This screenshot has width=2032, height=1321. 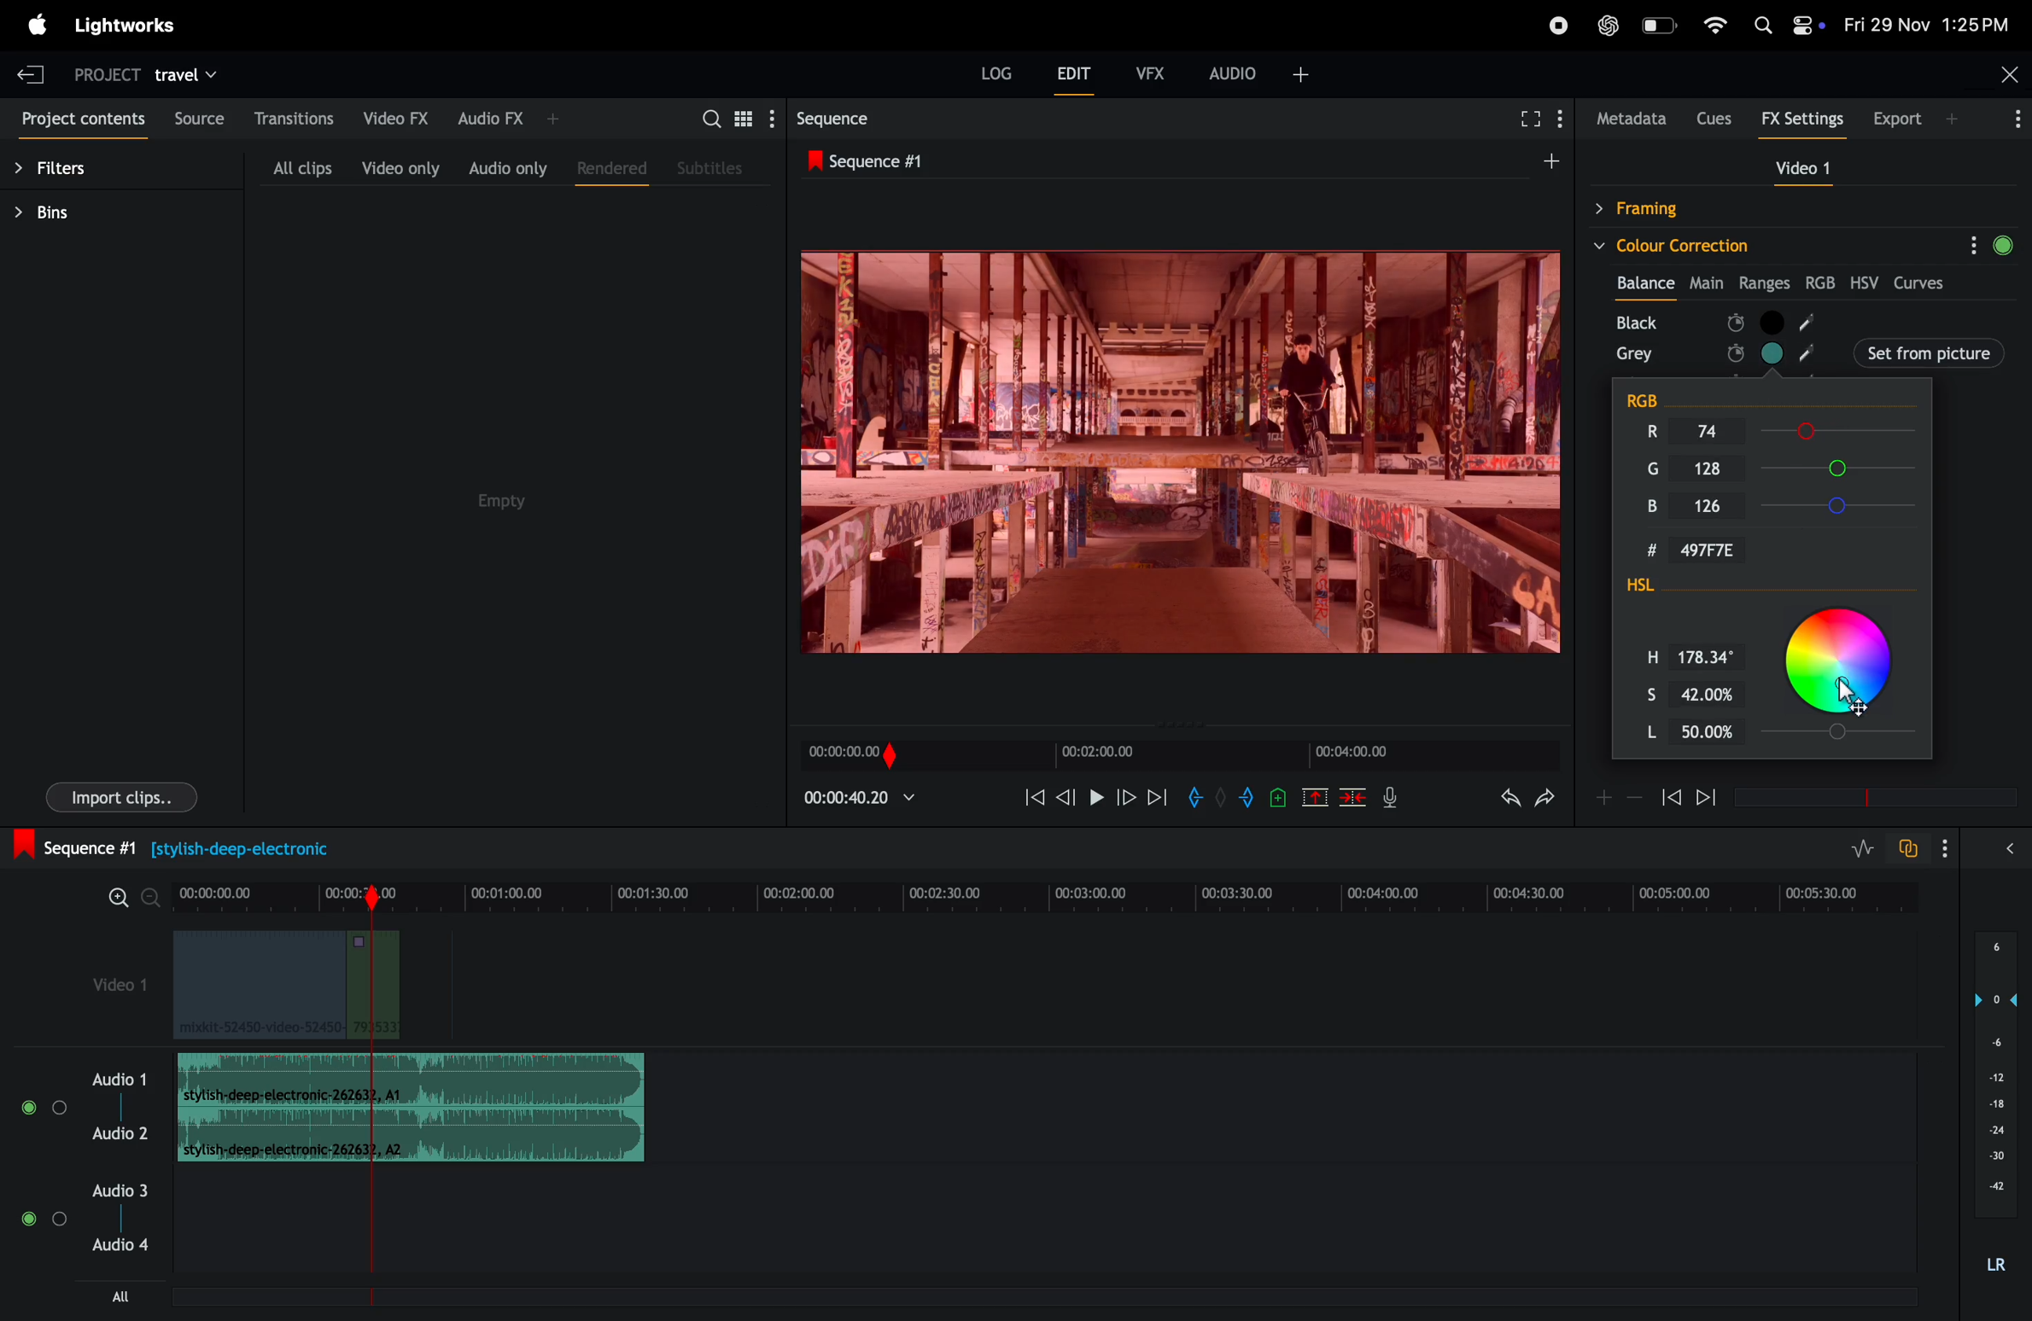 What do you see at coordinates (1919, 119) in the screenshot?
I see `export` at bounding box center [1919, 119].